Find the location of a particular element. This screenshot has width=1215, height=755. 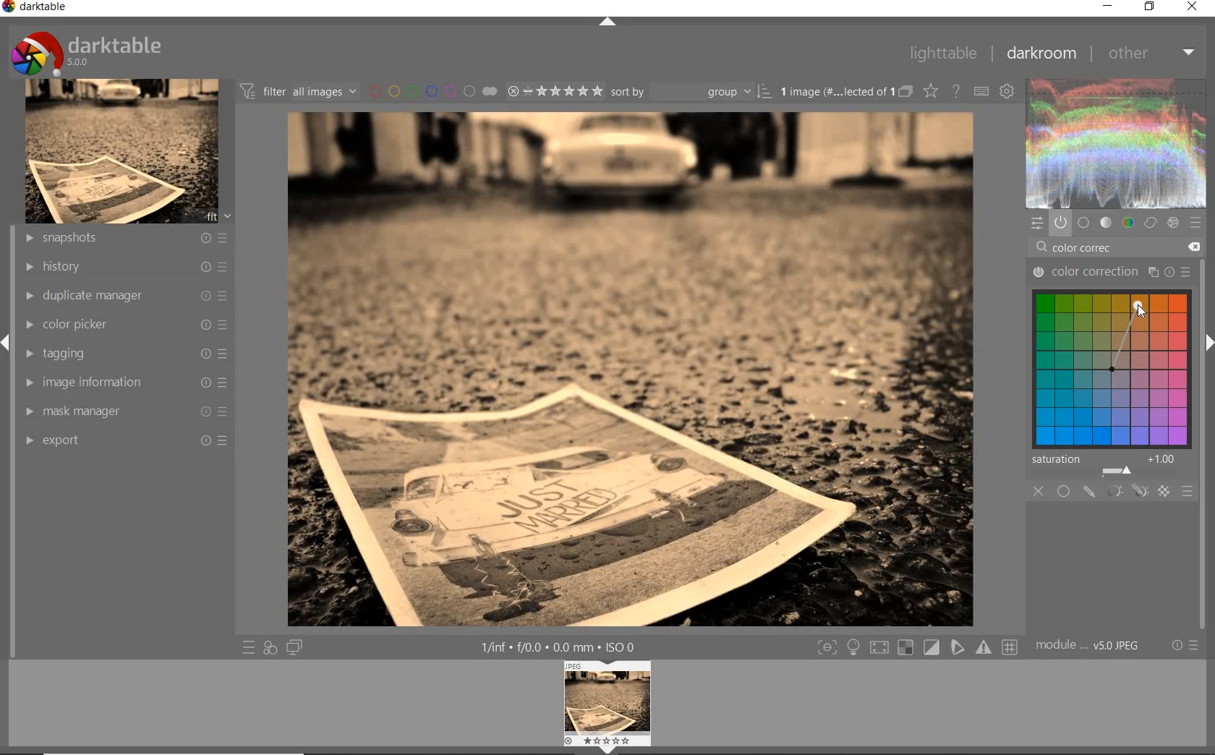

expand/collapse is located at coordinates (607, 24).